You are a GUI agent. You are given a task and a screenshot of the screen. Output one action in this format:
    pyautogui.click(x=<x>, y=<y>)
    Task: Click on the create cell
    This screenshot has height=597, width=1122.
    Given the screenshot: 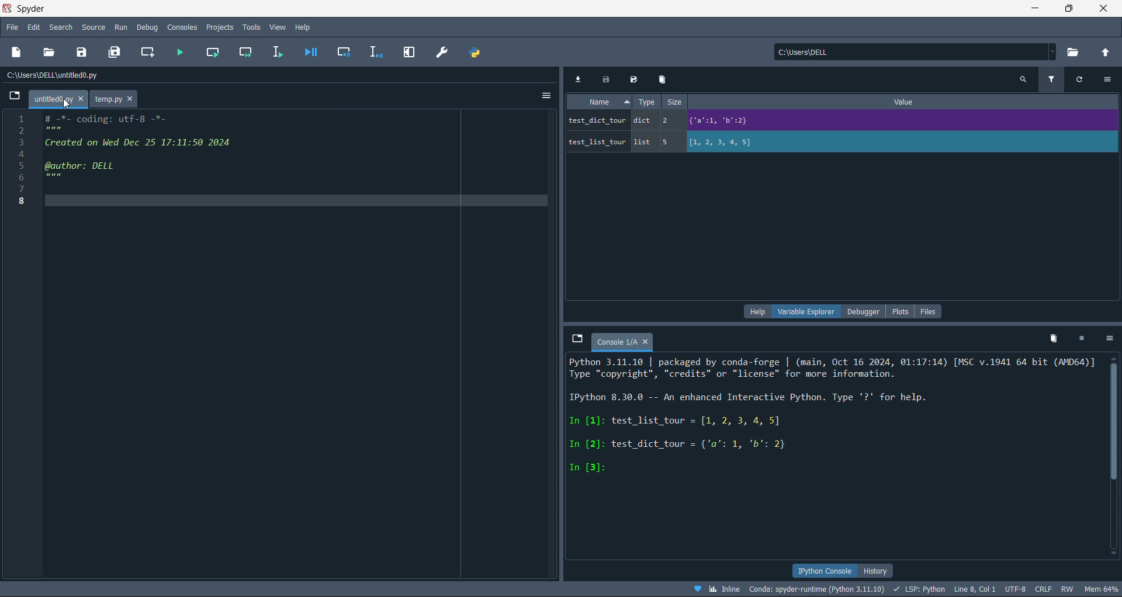 What is the action you would take?
    pyautogui.click(x=147, y=51)
    